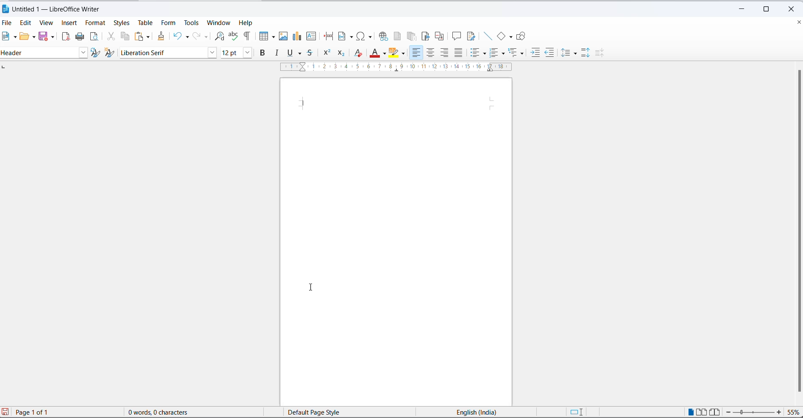 This screenshot has height=418, width=803. Describe the element at coordinates (246, 53) in the screenshot. I see `font size options` at that location.